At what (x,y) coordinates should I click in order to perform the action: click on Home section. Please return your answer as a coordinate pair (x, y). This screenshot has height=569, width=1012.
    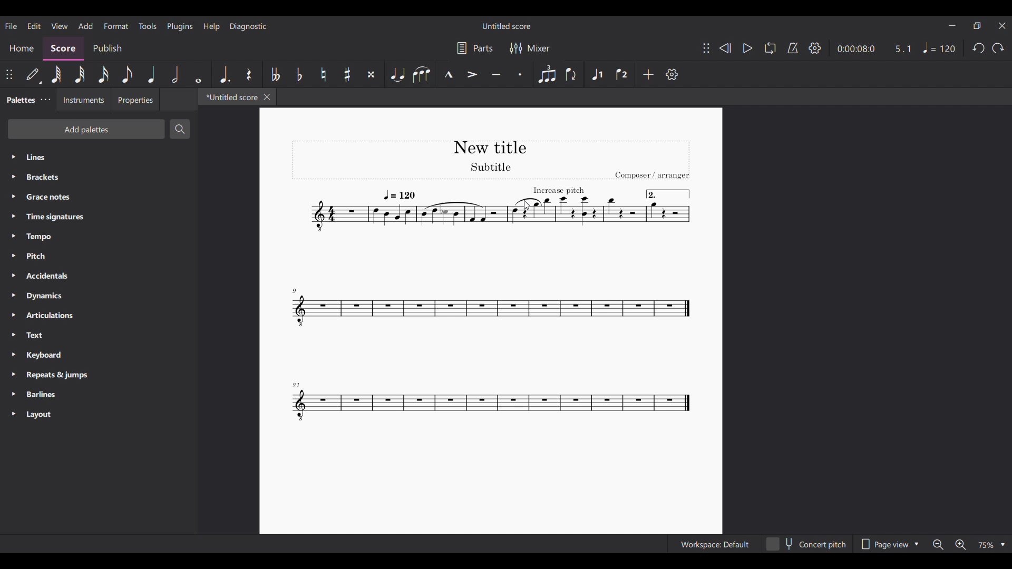
    Looking at the image, I should click on (22, 48).